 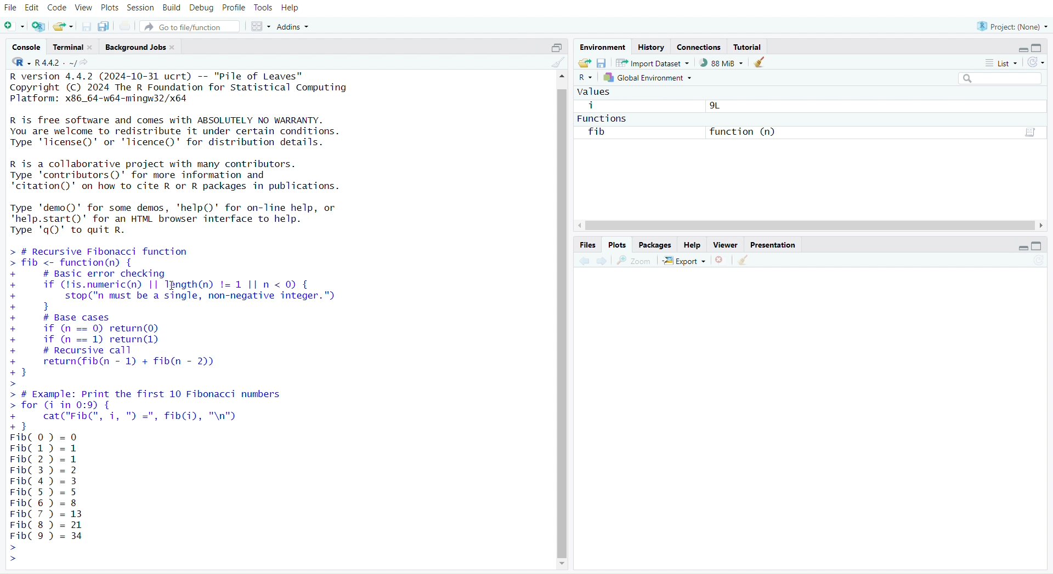 What do you see at coordinates (722, 63) in the screenshot?
I see `88mib` at bounding box center [722, 63].